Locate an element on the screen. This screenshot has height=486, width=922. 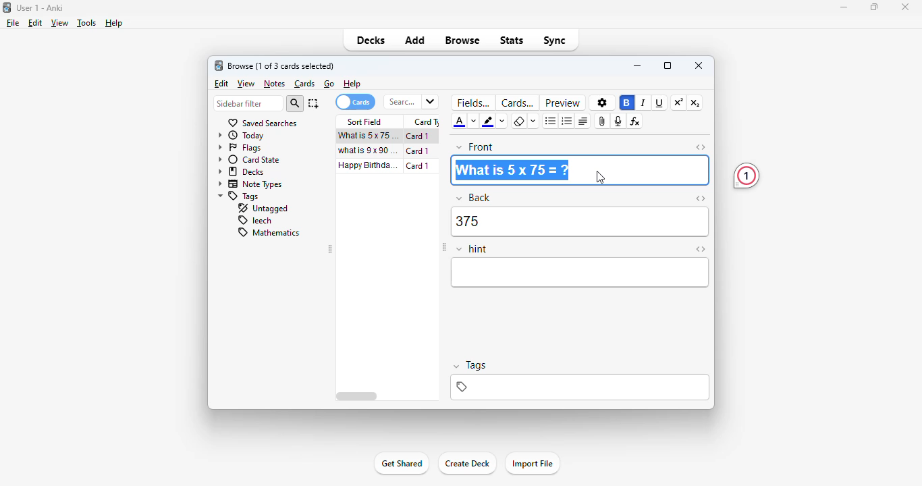
file is located at coordinates (13, 23).